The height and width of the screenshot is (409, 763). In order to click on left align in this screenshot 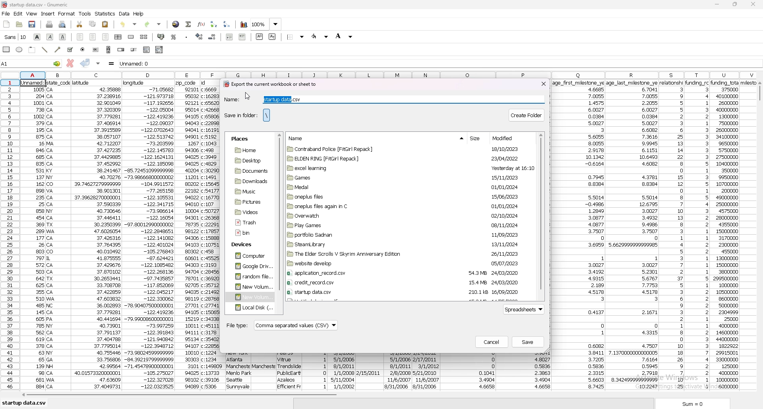, I will do `click(80, 37)`.